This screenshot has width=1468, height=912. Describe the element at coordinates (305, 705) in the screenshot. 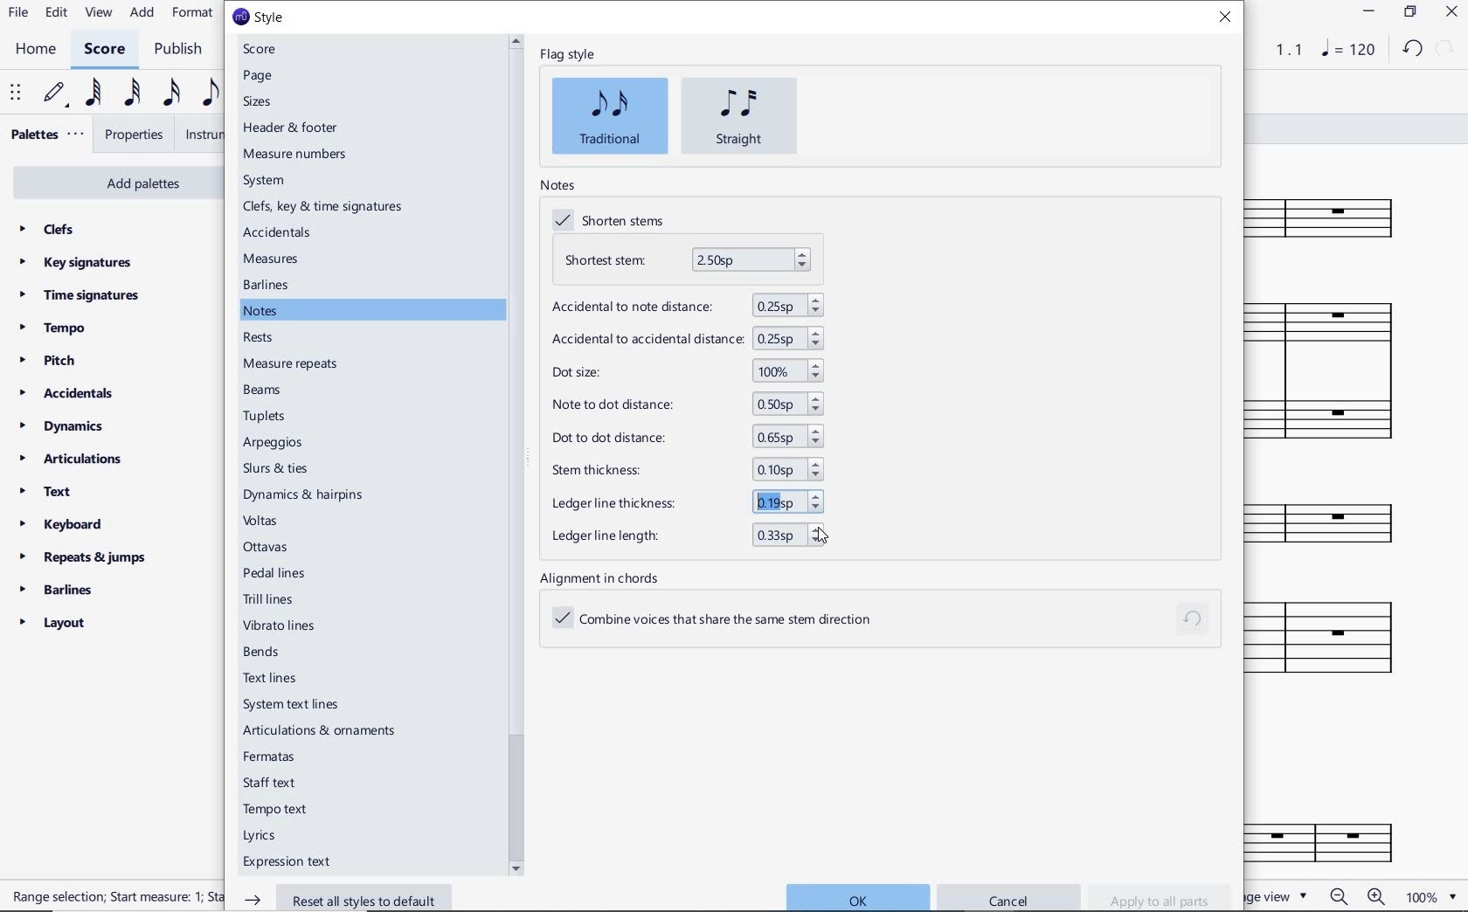

I see `system text lines` at that location.